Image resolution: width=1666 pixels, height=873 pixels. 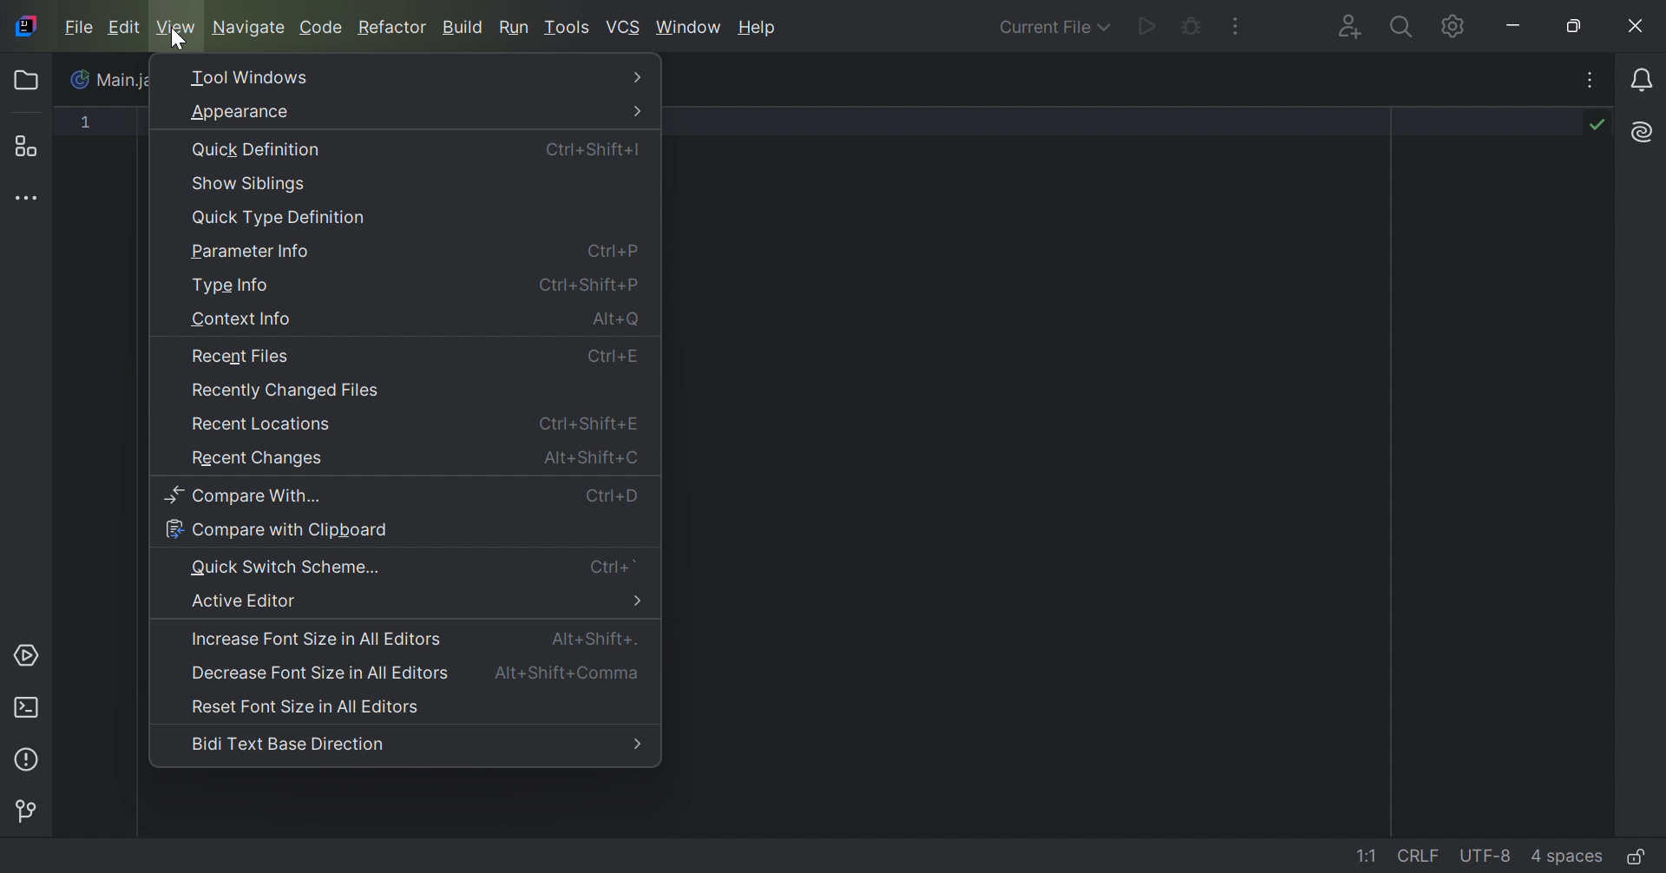 I want to click on Make file read-only, so click(x=1635, y=859).